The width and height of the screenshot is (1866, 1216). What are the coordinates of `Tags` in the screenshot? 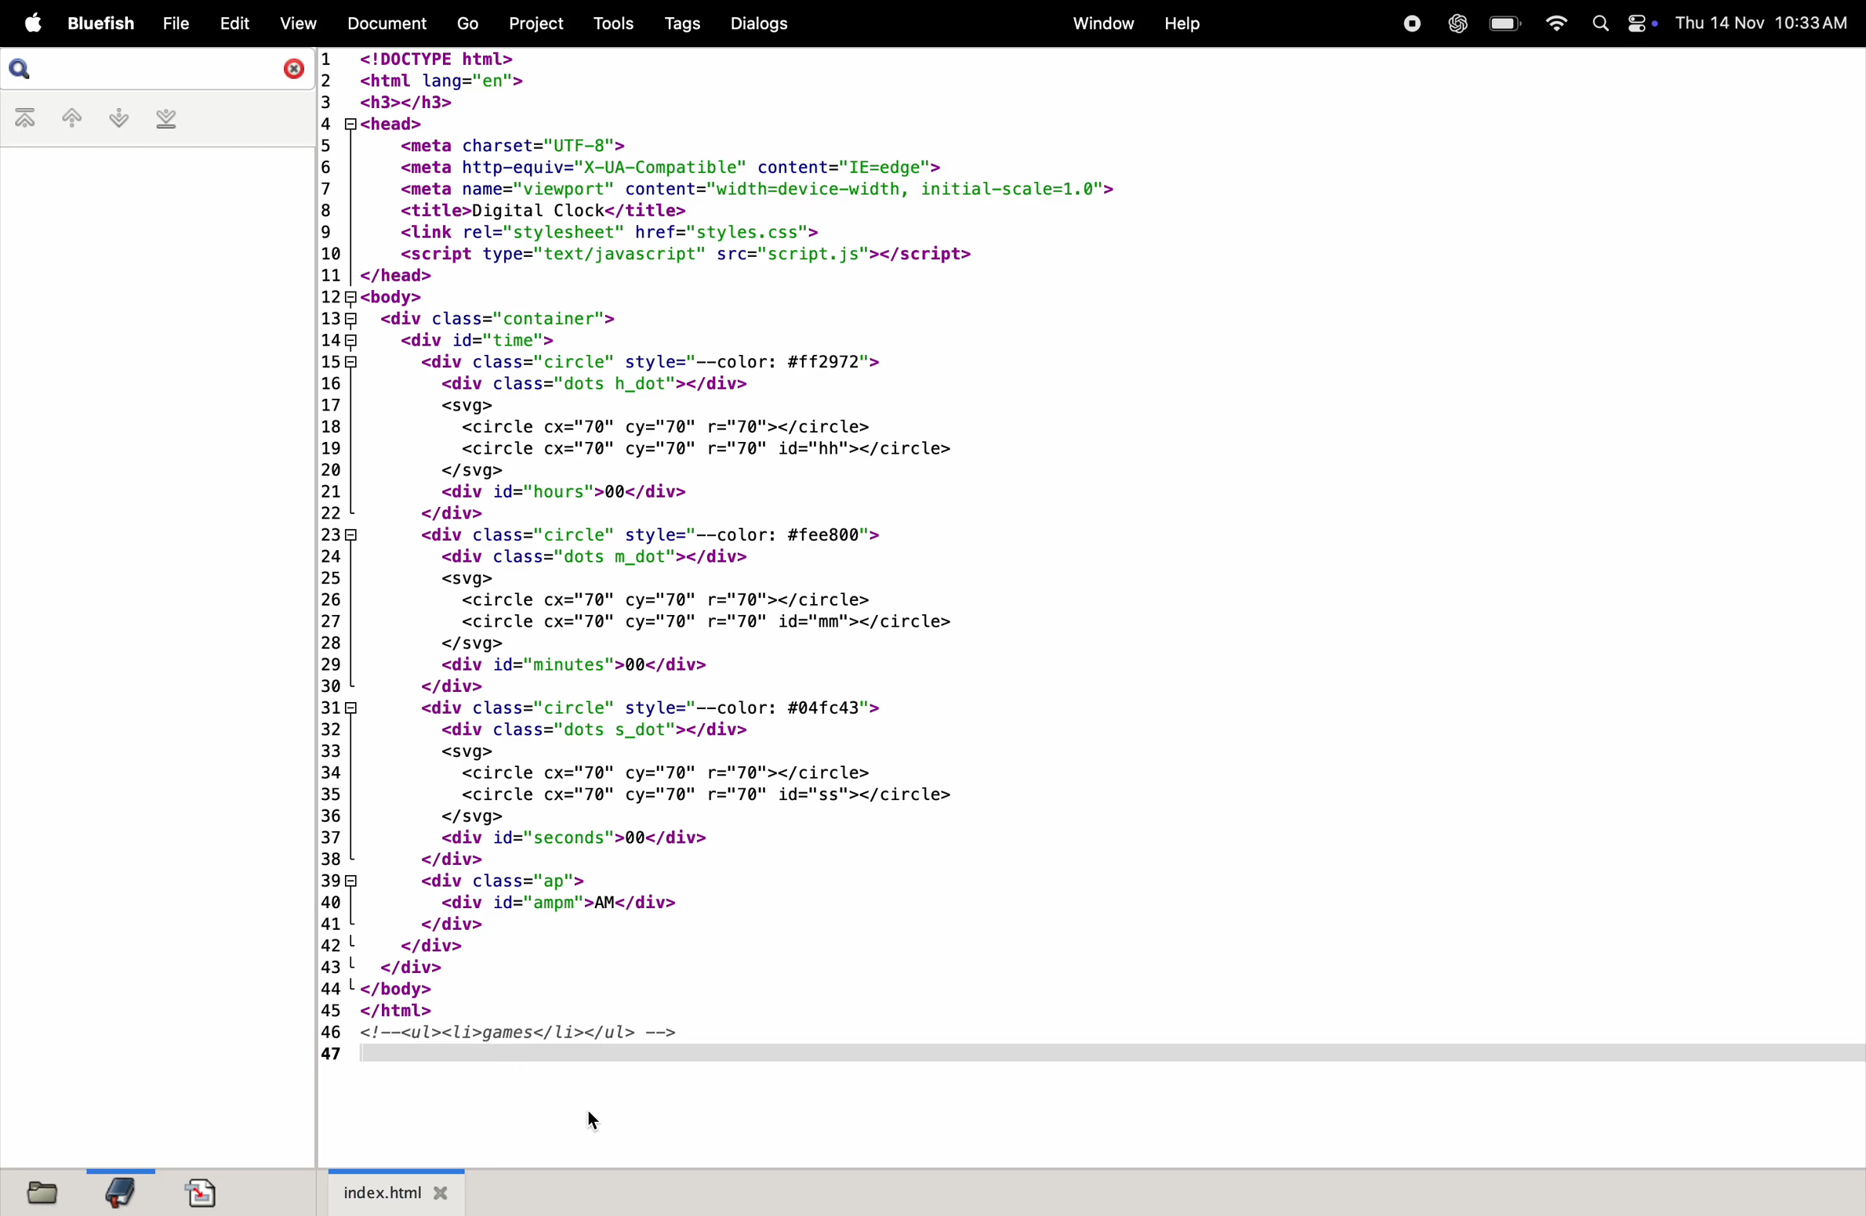 It's located at (679, 25).